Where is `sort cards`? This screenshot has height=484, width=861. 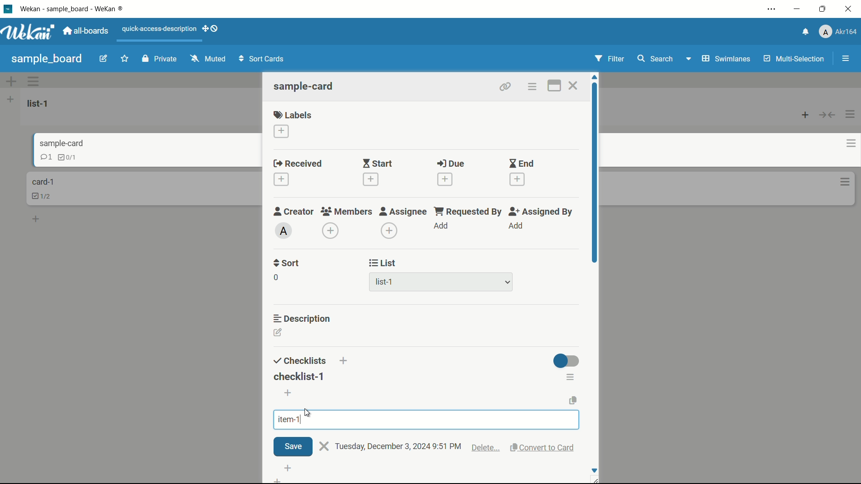
sort cards is located at coordinates (263, 59).